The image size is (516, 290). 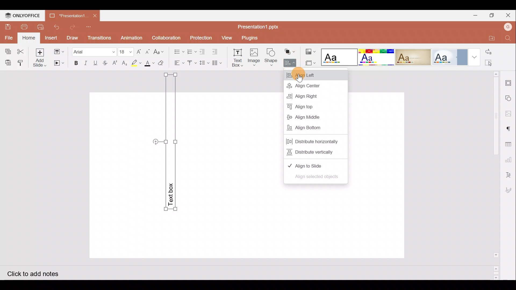 What do you see at coordinates (178, 63) in the screenshot?
I see `Horizontal align` at bounding box center [178, 63].